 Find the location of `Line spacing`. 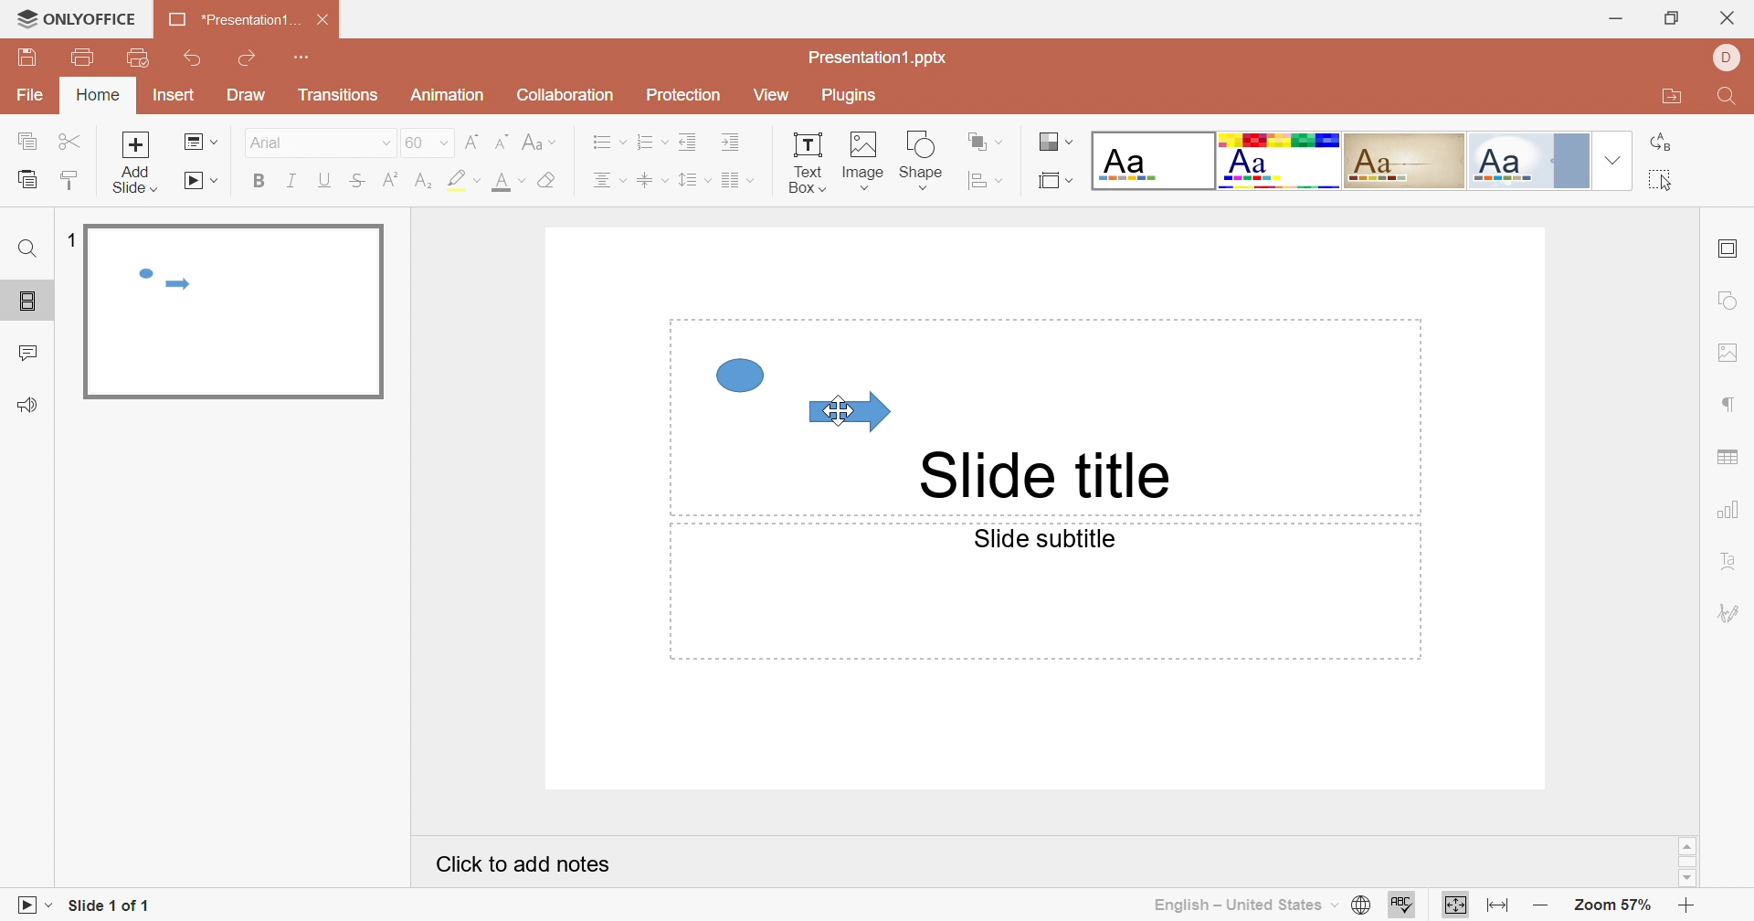

Line spacing is located at coordinates (692, 180).